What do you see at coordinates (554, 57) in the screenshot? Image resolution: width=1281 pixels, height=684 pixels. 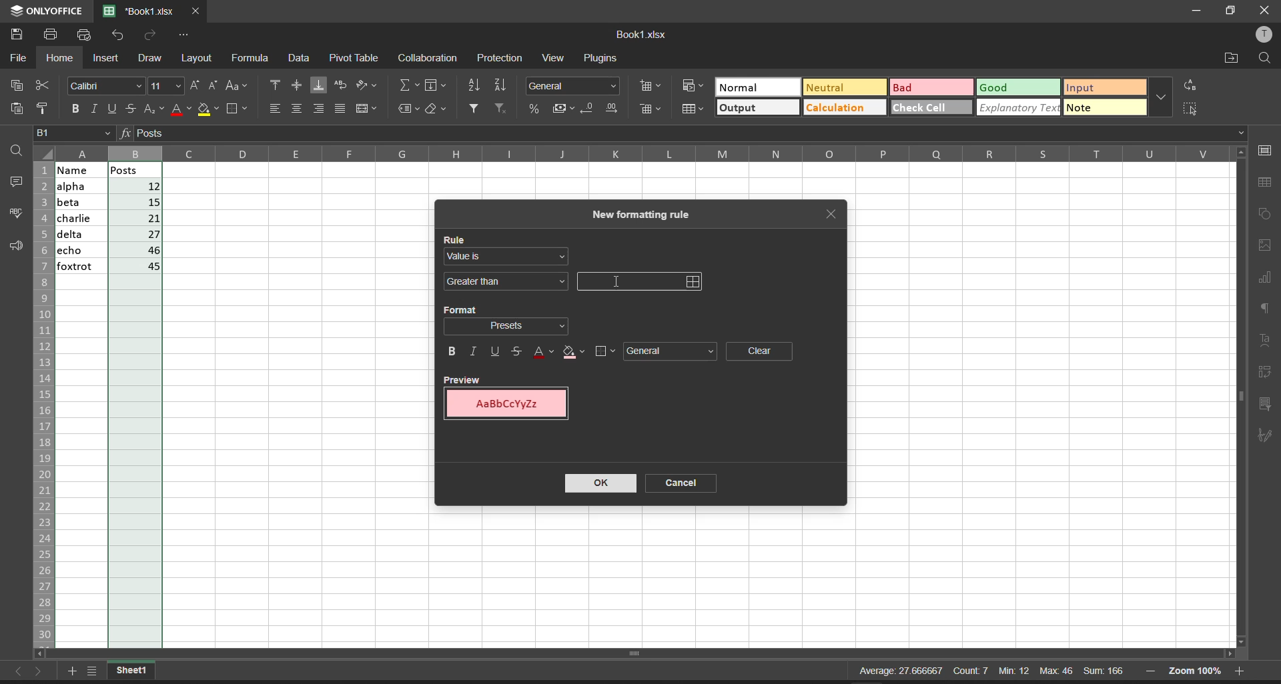 I see `view` at bounding box center [554, 57].